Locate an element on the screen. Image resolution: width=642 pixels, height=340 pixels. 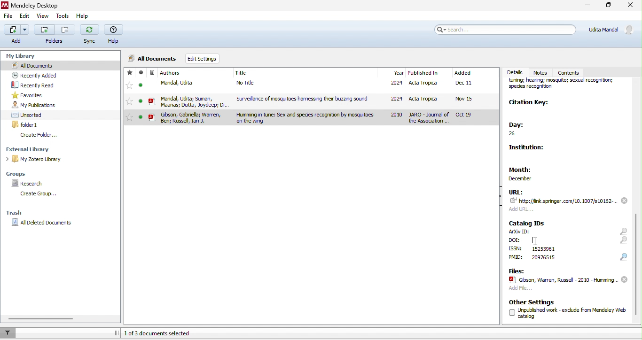
day:26 is located at coordinates (522, 130).